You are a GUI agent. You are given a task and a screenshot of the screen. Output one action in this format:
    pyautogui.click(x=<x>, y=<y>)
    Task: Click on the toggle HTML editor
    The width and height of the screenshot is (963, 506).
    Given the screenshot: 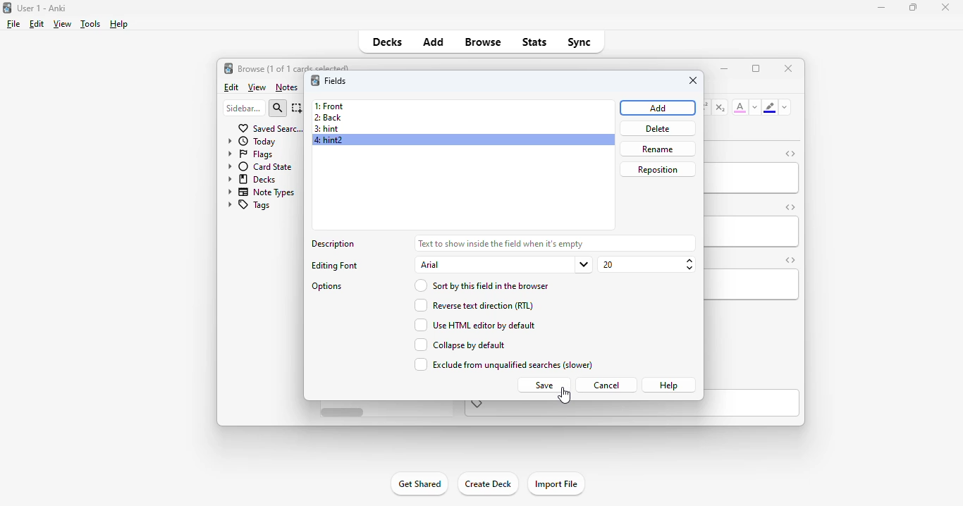 What is the action you would take?
    pyautogui.click(x=791, y=154)
    